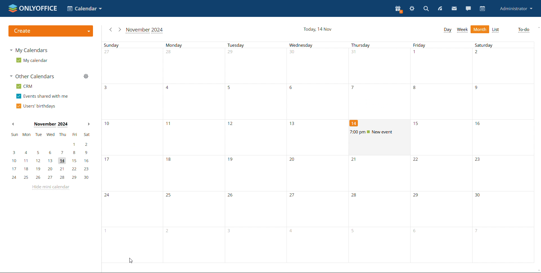 The width and height of the screenshot is (541, 273). What do you see at coordinates (355, 160) in the screenshot?
I see `number` at bounding box center [355, 160].